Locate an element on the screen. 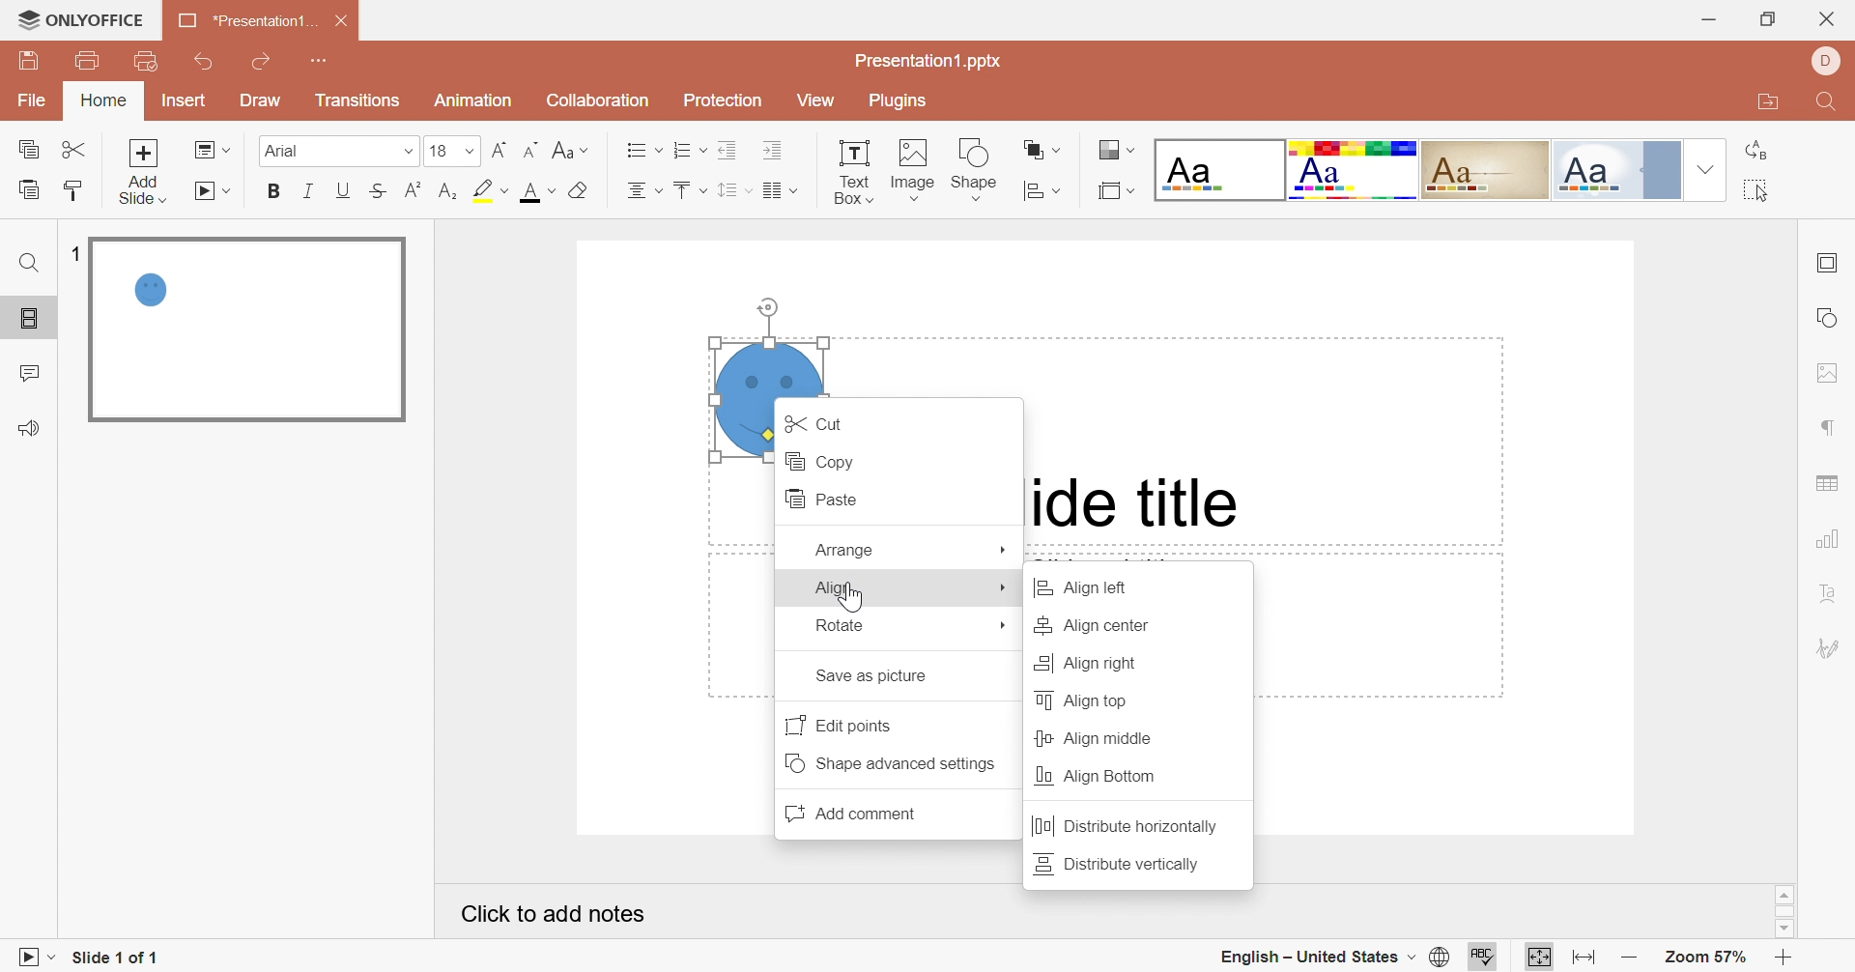 This screenshot has width=1855, height=972. slide settings is located at coordinates (1832, 263).